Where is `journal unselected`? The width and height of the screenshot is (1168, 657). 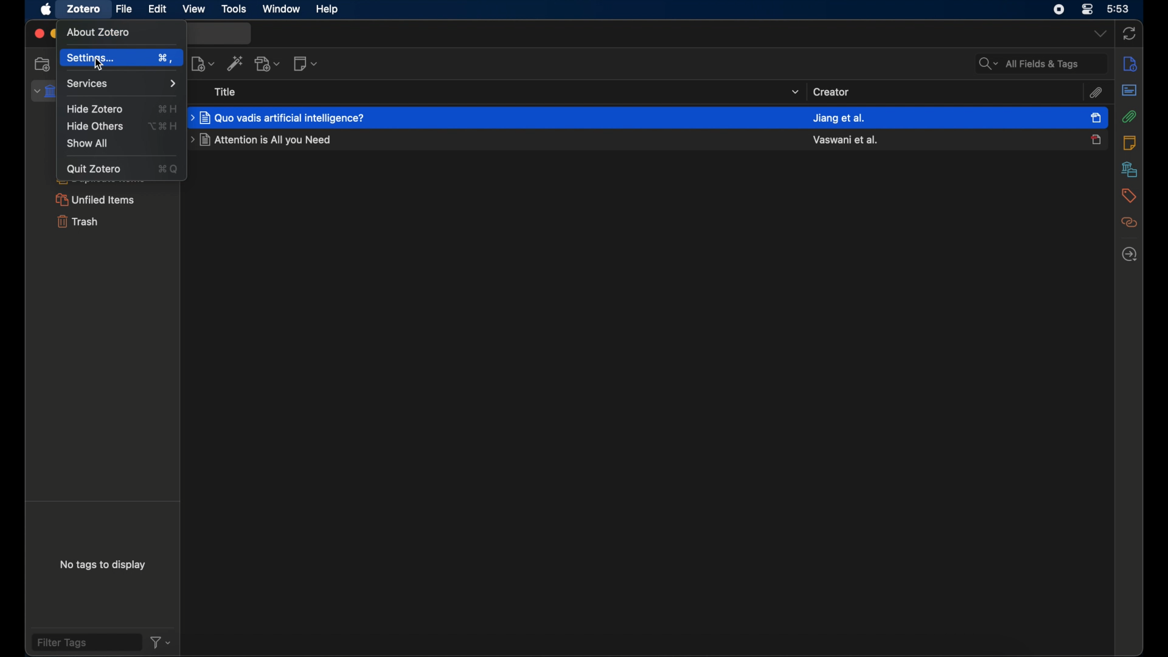 journal unselected is located at coordinates (1096, 140).